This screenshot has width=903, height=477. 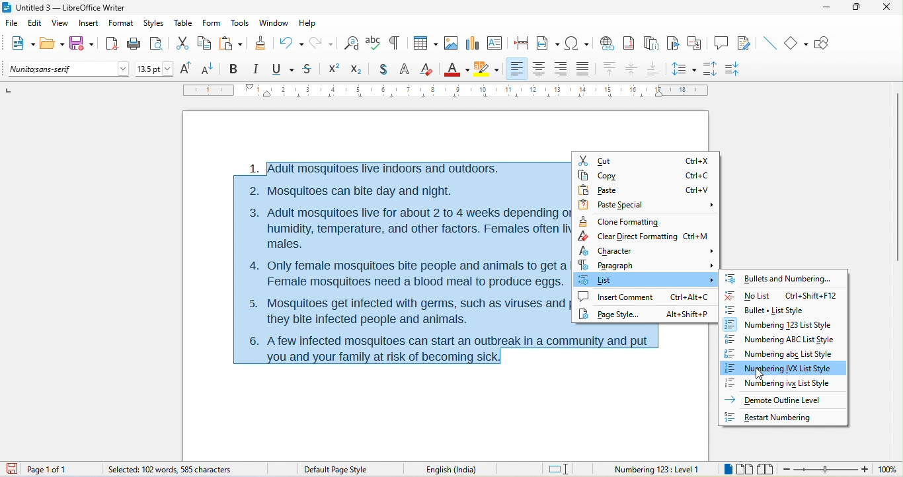 What do you see at coordinates (332, 70) in the screenshot?
I see `Superscript` at bounding box center [332, 70].